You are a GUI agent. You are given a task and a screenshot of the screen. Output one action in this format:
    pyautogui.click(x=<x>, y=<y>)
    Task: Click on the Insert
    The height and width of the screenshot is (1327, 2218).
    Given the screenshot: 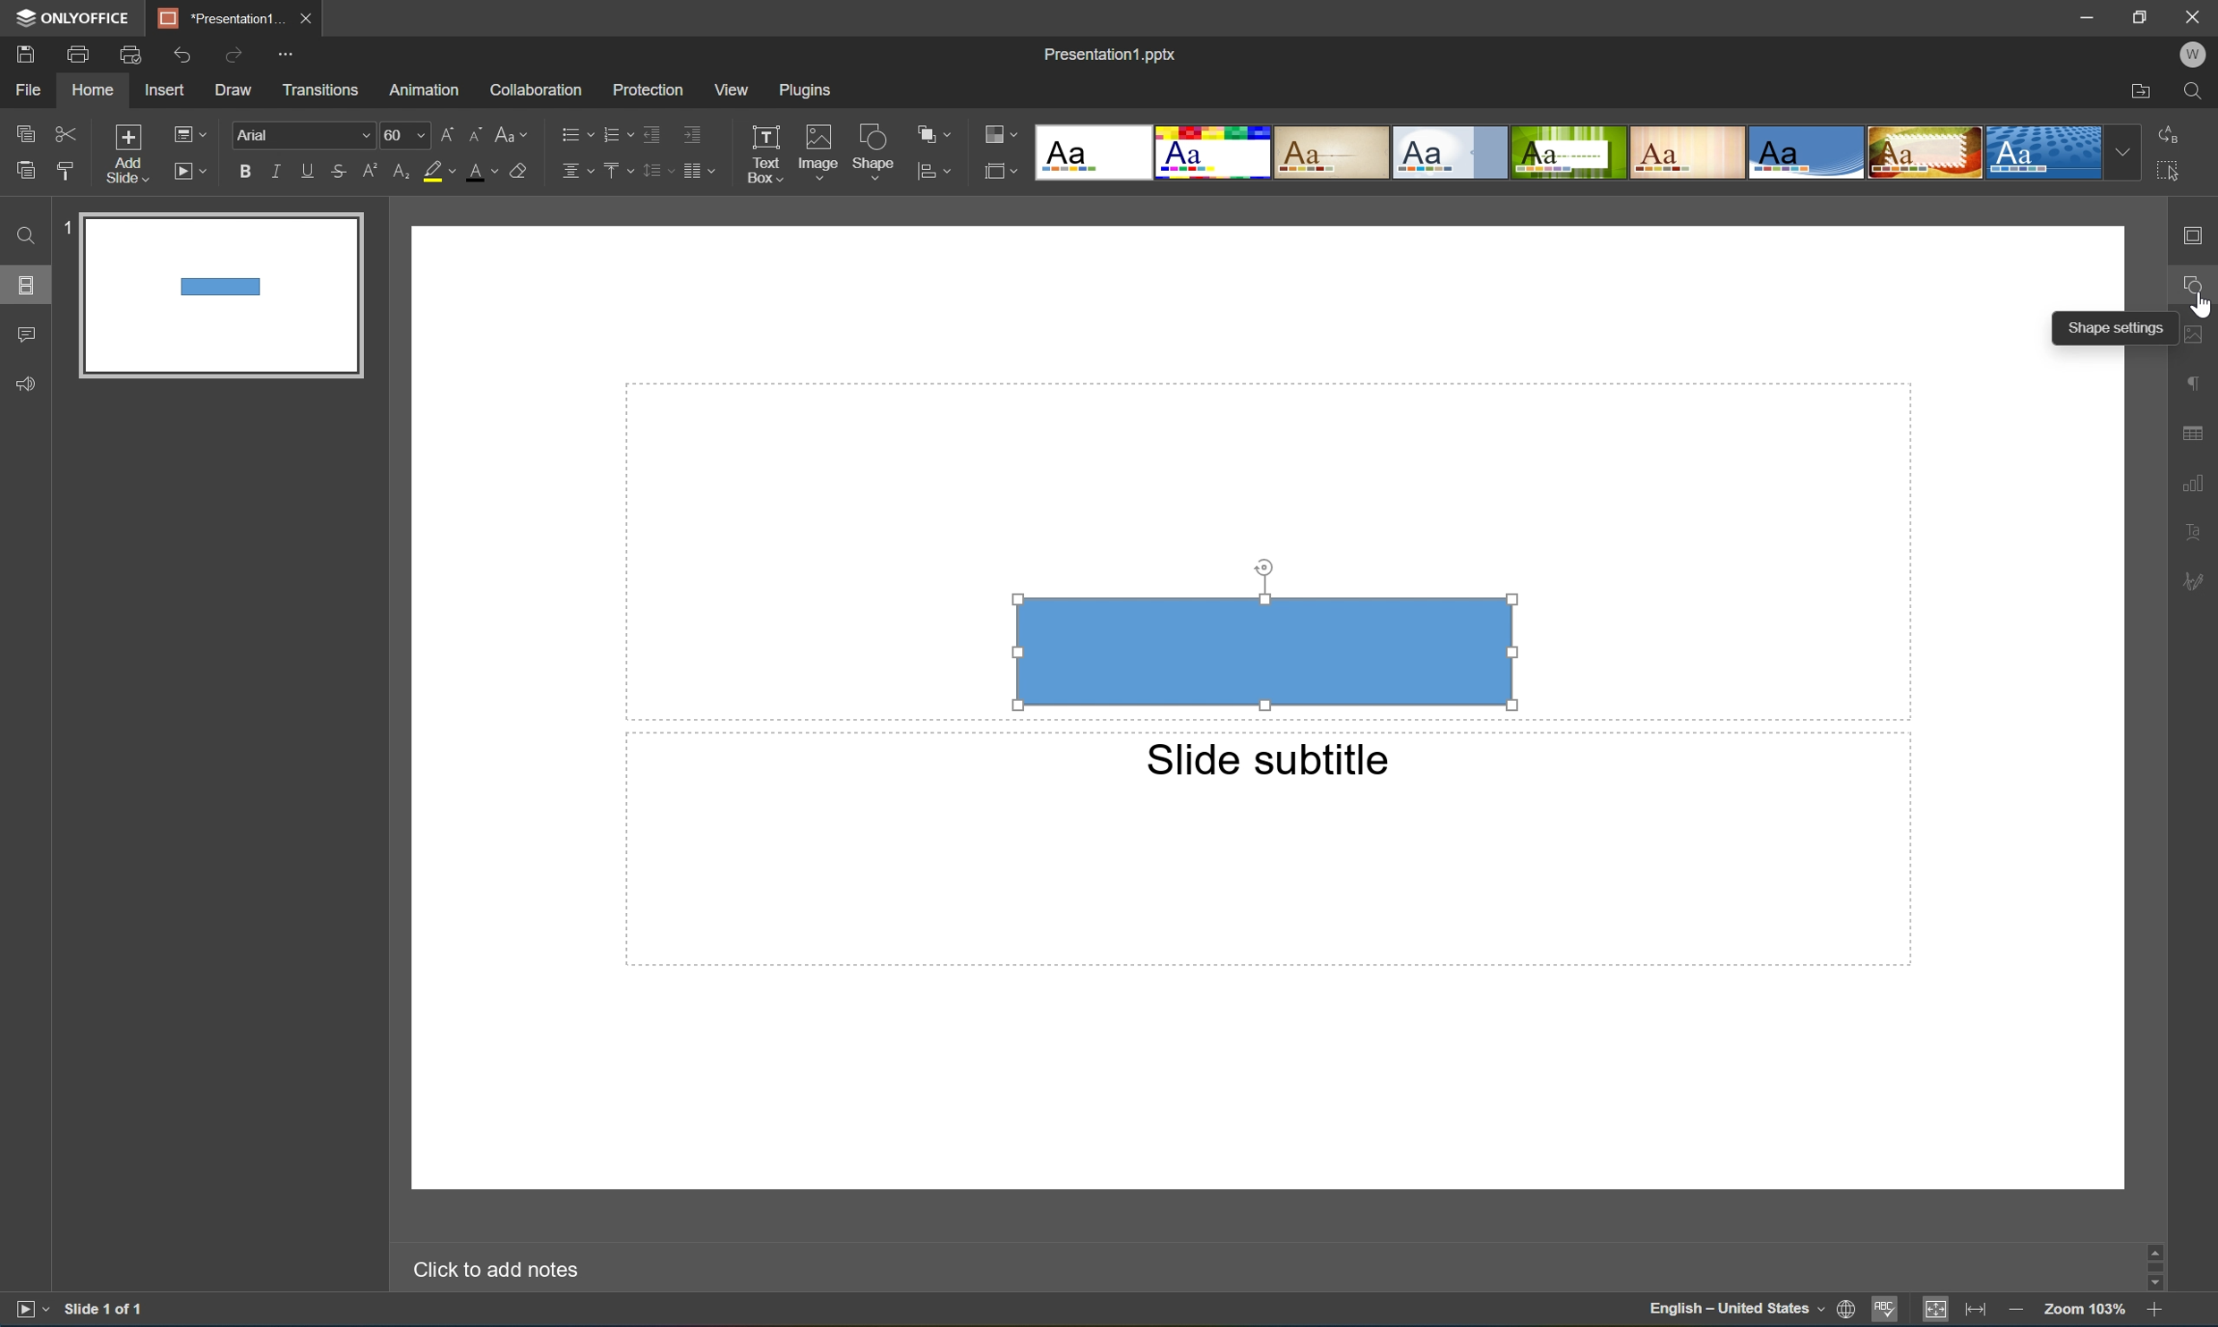 What is the action you would take?
    pyautogui.click(x=168, y=91)
    